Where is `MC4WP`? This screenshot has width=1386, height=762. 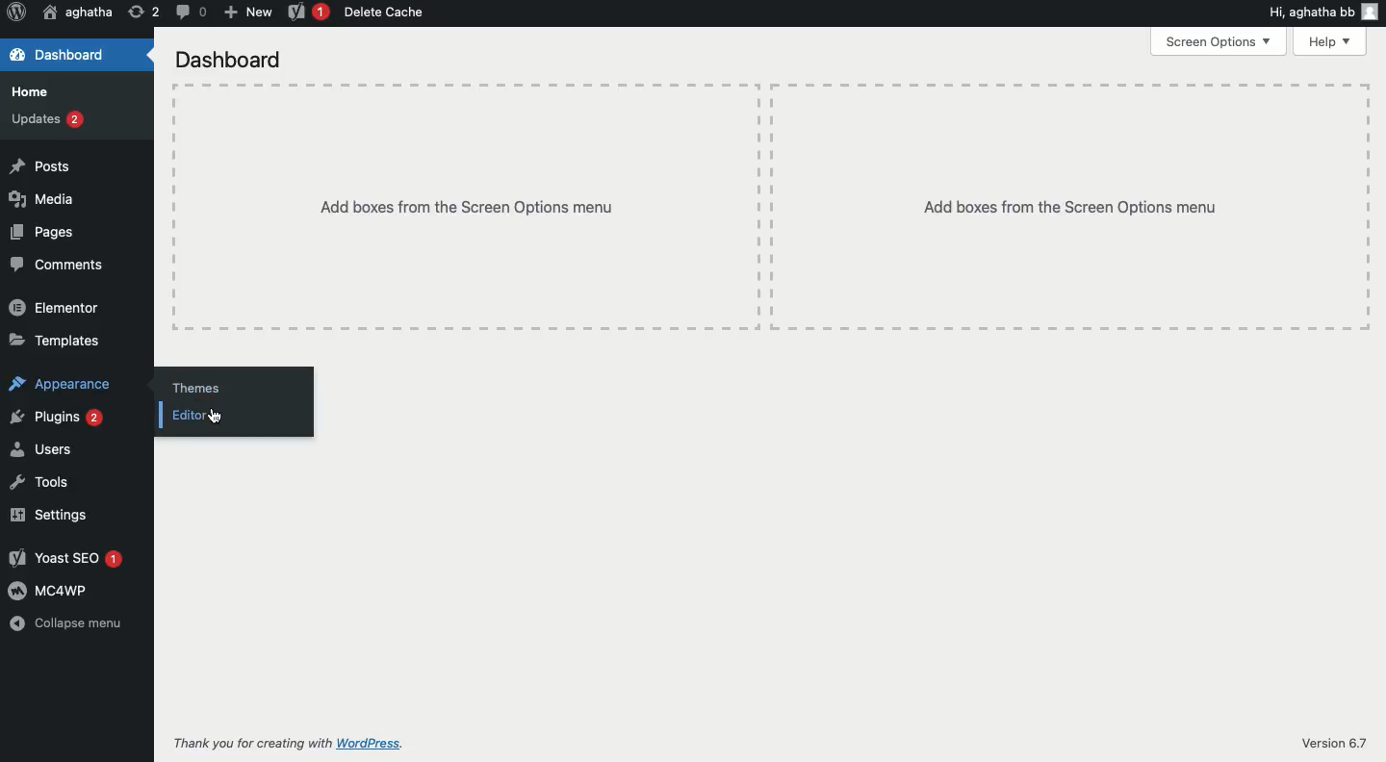
MC4WP is located at coordinates (51, 592).